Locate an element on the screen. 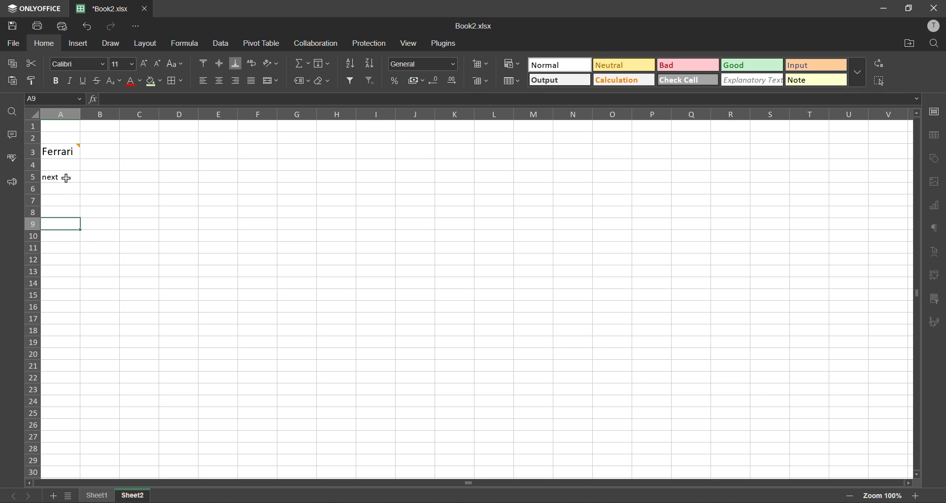 This screenshot has height=503, width=946. align top is located at coordinates (204, 64).